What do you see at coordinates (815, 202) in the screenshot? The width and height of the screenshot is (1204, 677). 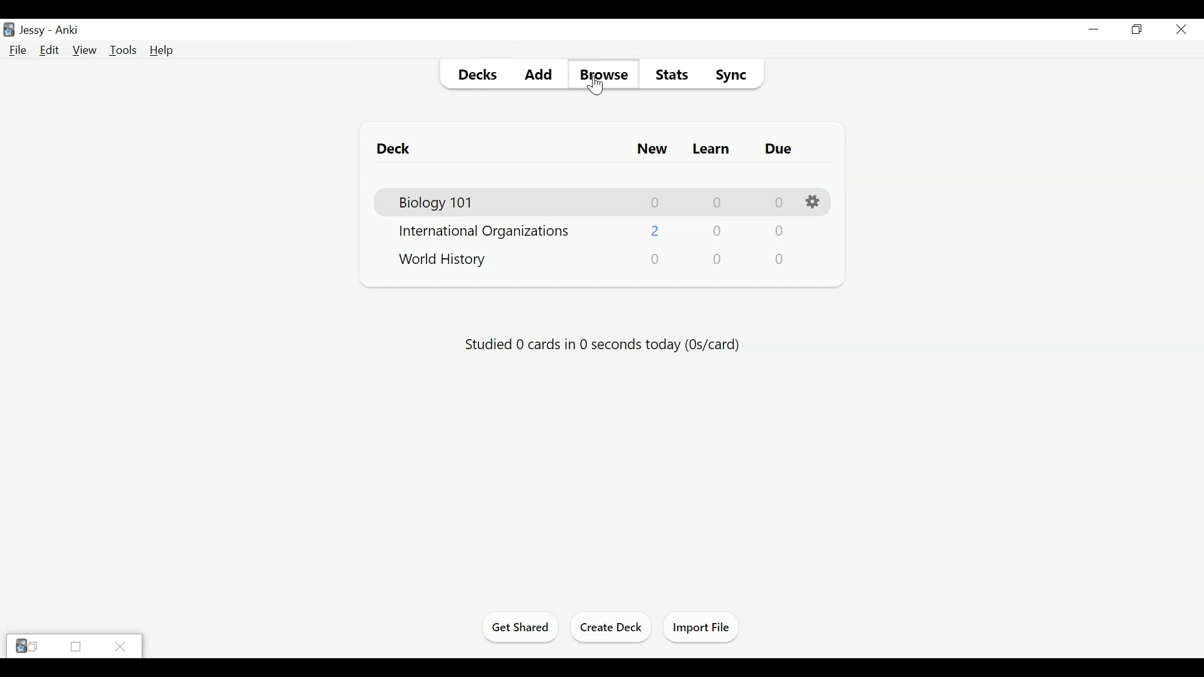 I see `More Options` at bounding box center [815, 202].